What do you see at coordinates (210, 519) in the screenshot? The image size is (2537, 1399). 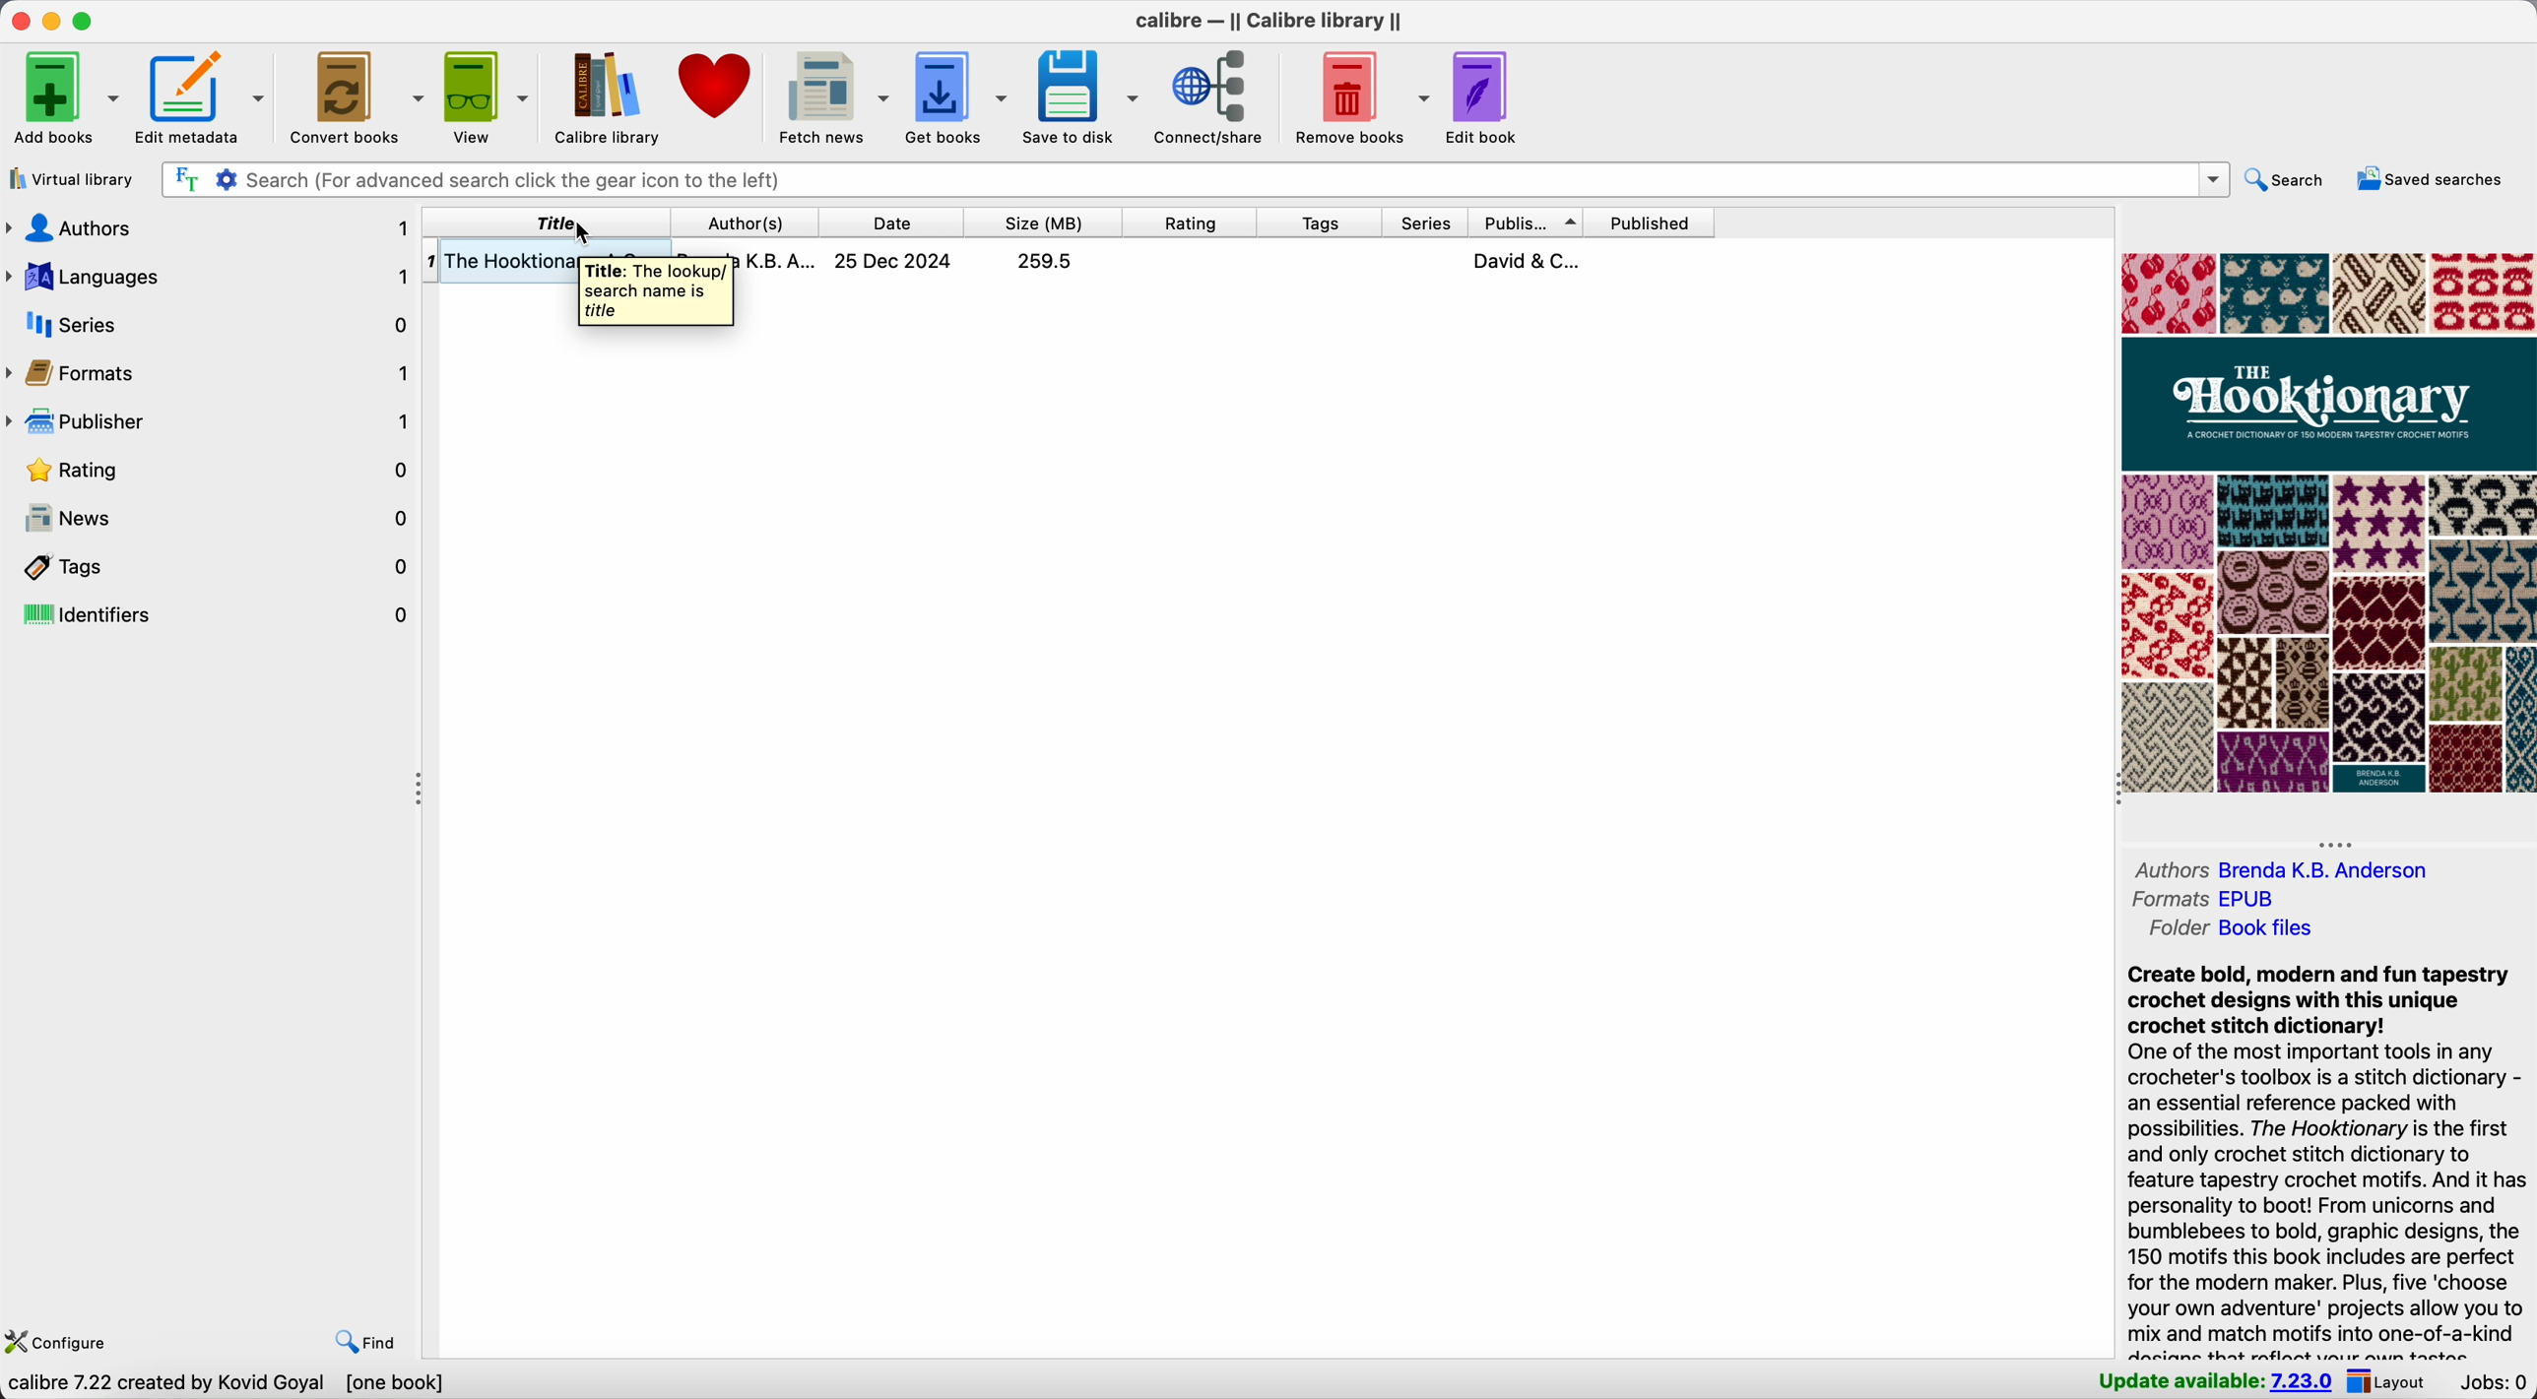 I see `news` at bounding box center [210, 519].